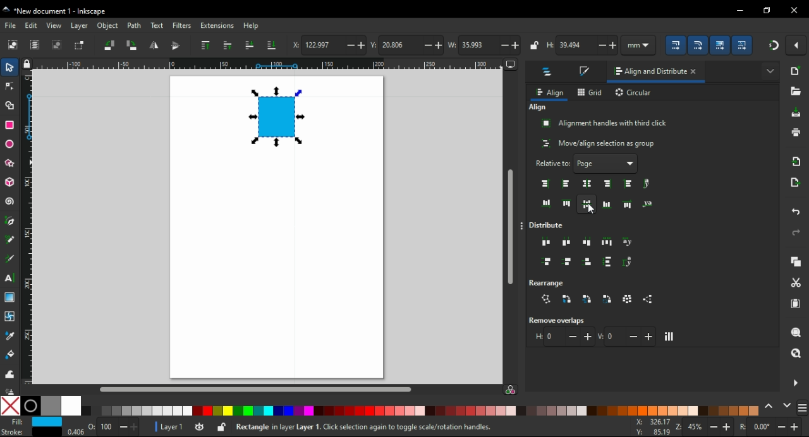  I want to click on minimum horizontal gap between bounding box, so click(563, 337).